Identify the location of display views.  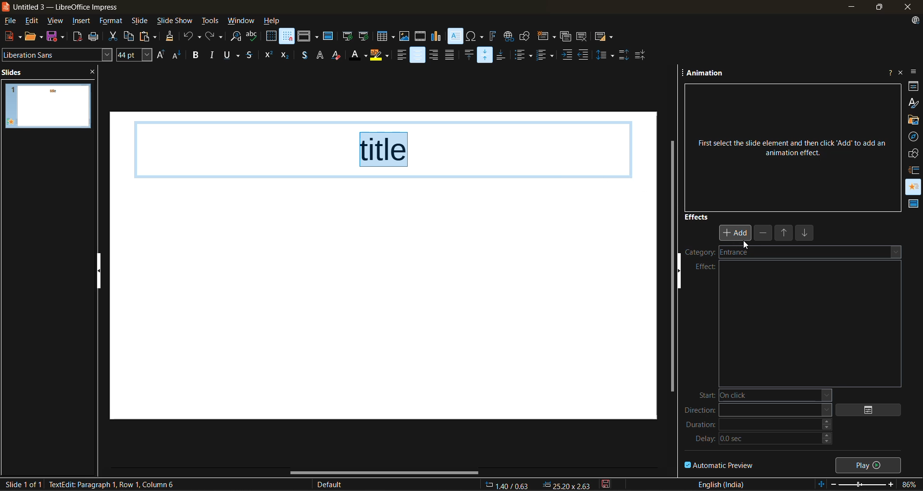
(308, 36).